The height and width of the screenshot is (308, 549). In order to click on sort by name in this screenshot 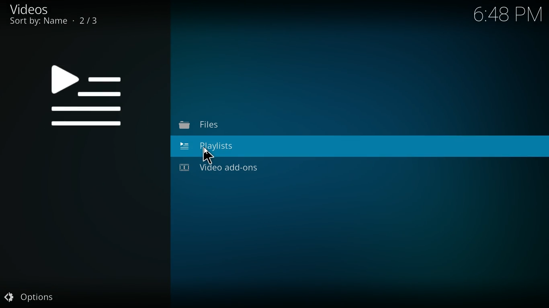, I will do `click(57, 22)`.